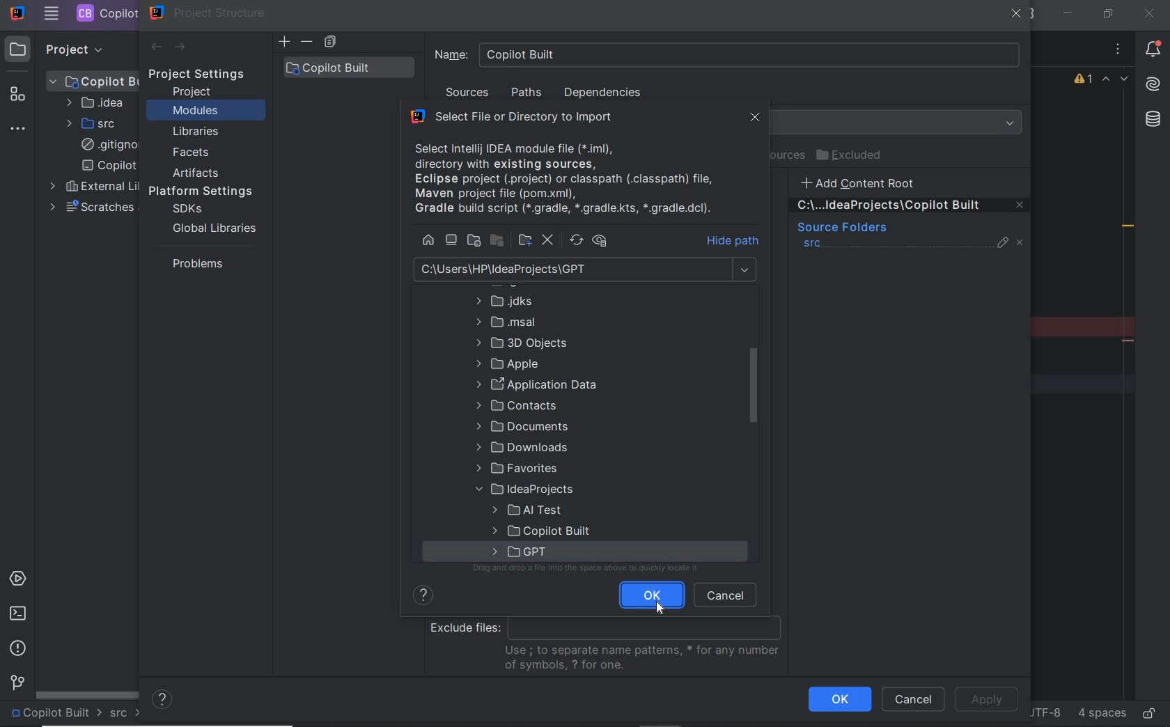 This screenshot has height=727, width=1170. Describe the element at coordinates (19, 648) in the screenshot. I see `problems` at that location.